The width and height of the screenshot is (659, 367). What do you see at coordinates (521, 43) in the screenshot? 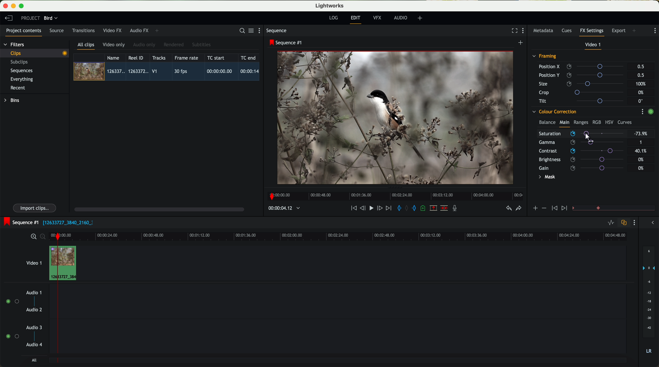
I see `create a new sequence` at bounding box center [521, 43].